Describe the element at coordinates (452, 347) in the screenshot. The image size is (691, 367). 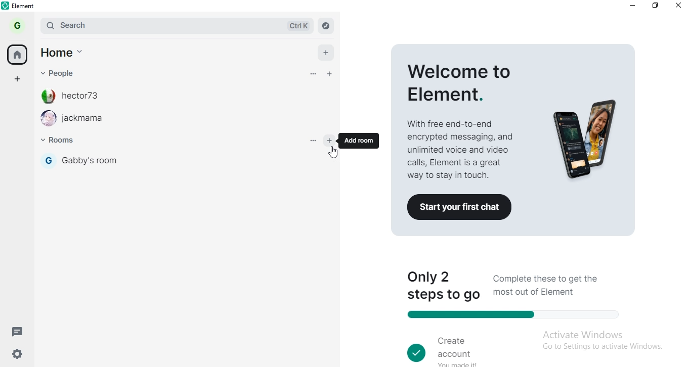
I see `create account` at that location.